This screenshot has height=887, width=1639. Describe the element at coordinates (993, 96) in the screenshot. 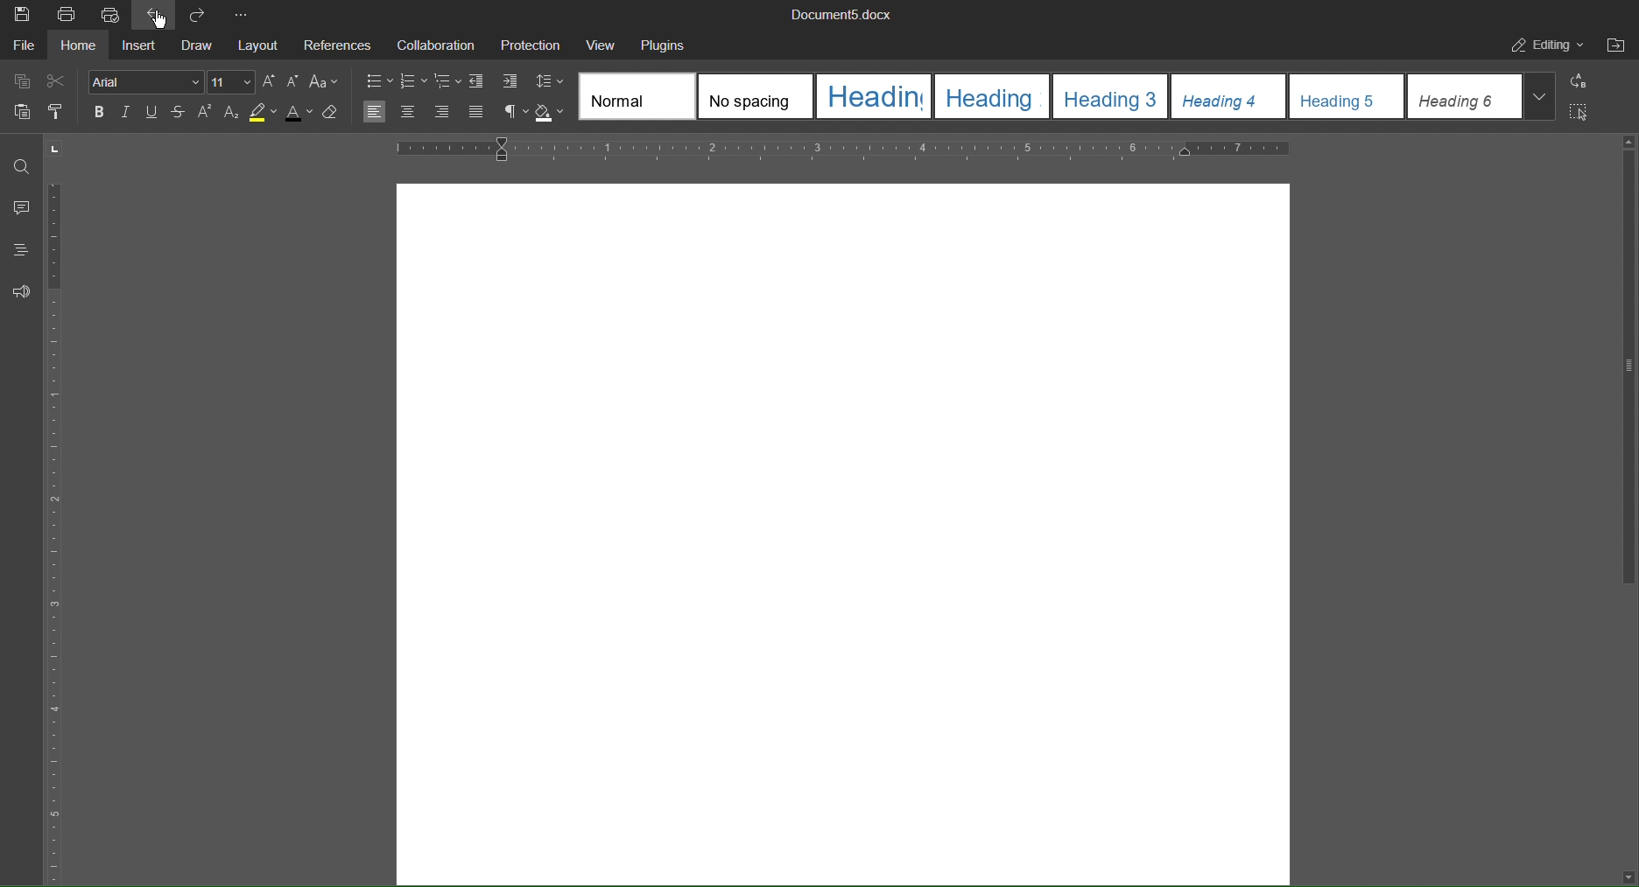

I see `template` at that location.